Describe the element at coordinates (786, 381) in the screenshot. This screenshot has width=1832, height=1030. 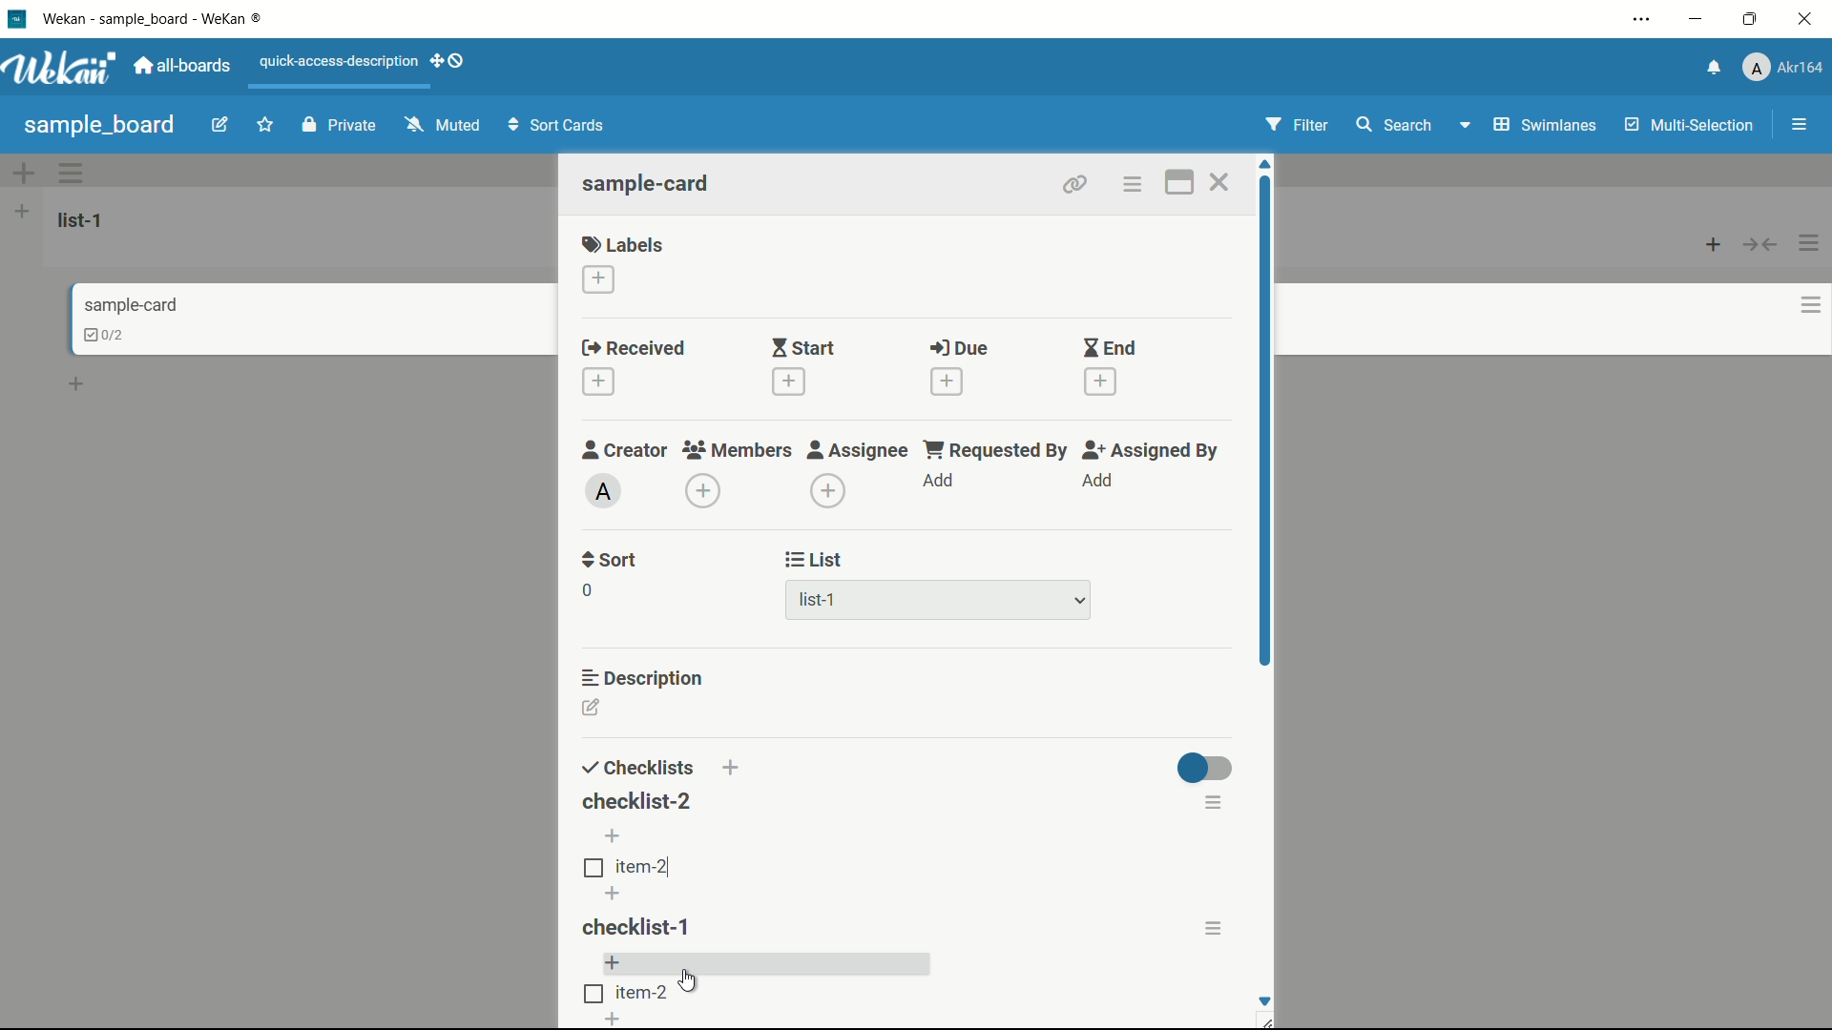
I see `add date` at that location.